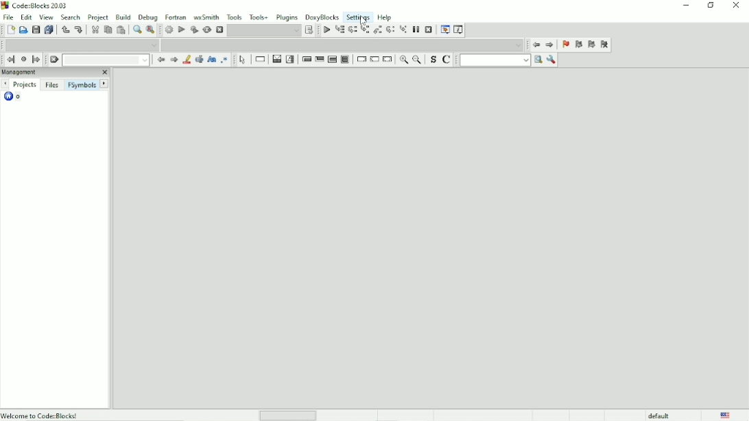 Image resolution: width=749 pixels, height=421 pixels. I want to click on Management, so click(56, 73).